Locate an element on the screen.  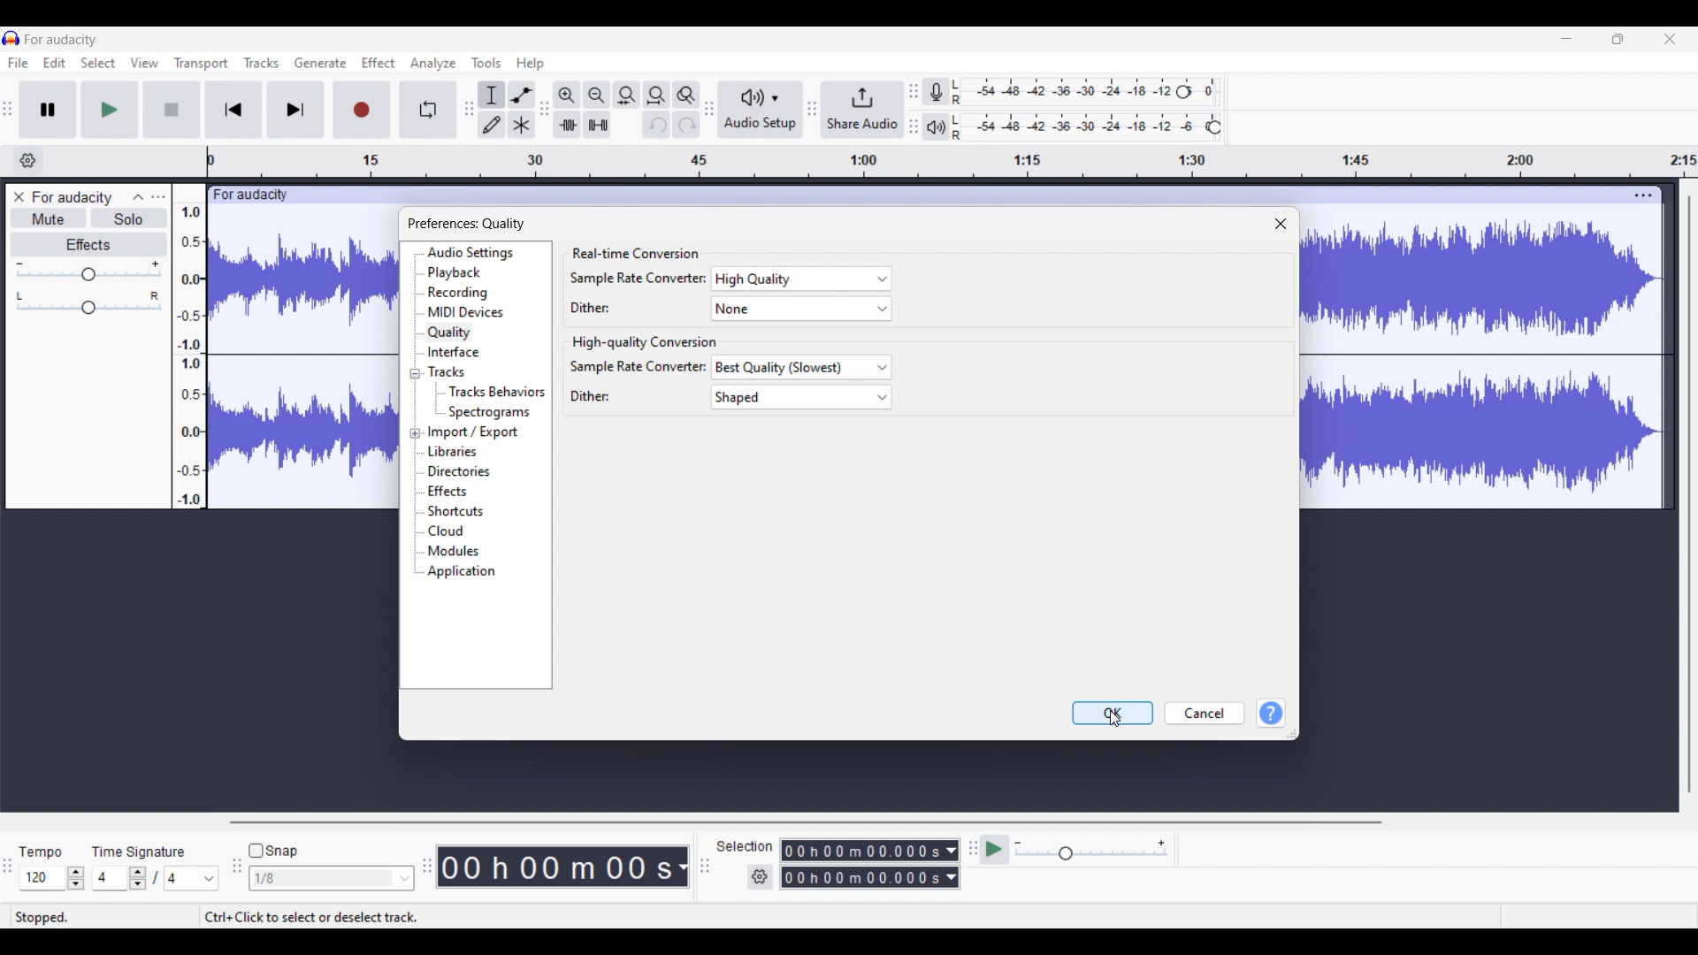
Multi-tool is located at coordinates (522, 125).